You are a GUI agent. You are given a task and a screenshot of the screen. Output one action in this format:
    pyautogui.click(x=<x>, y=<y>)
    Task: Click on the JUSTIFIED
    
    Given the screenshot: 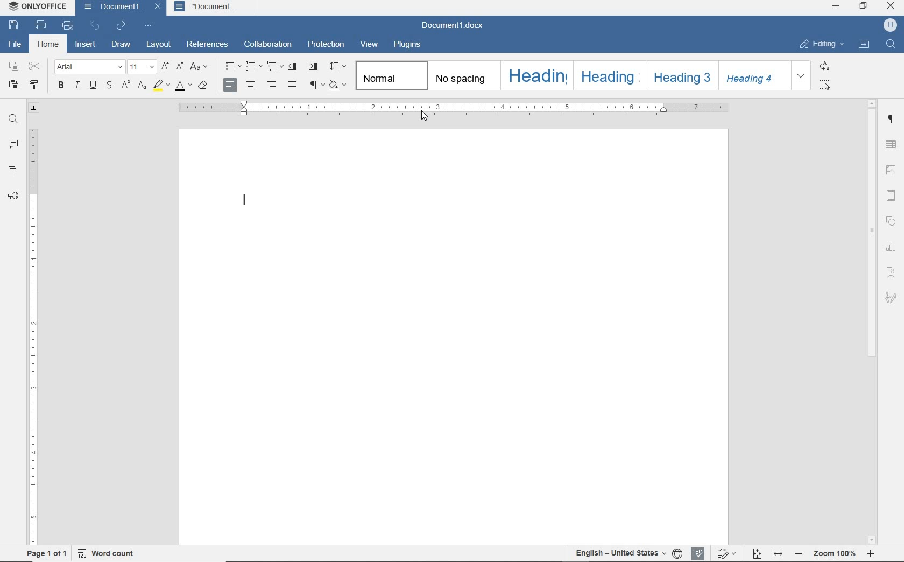 What is the action you would take?
    pyautogui.click(x=293, y=86)
    